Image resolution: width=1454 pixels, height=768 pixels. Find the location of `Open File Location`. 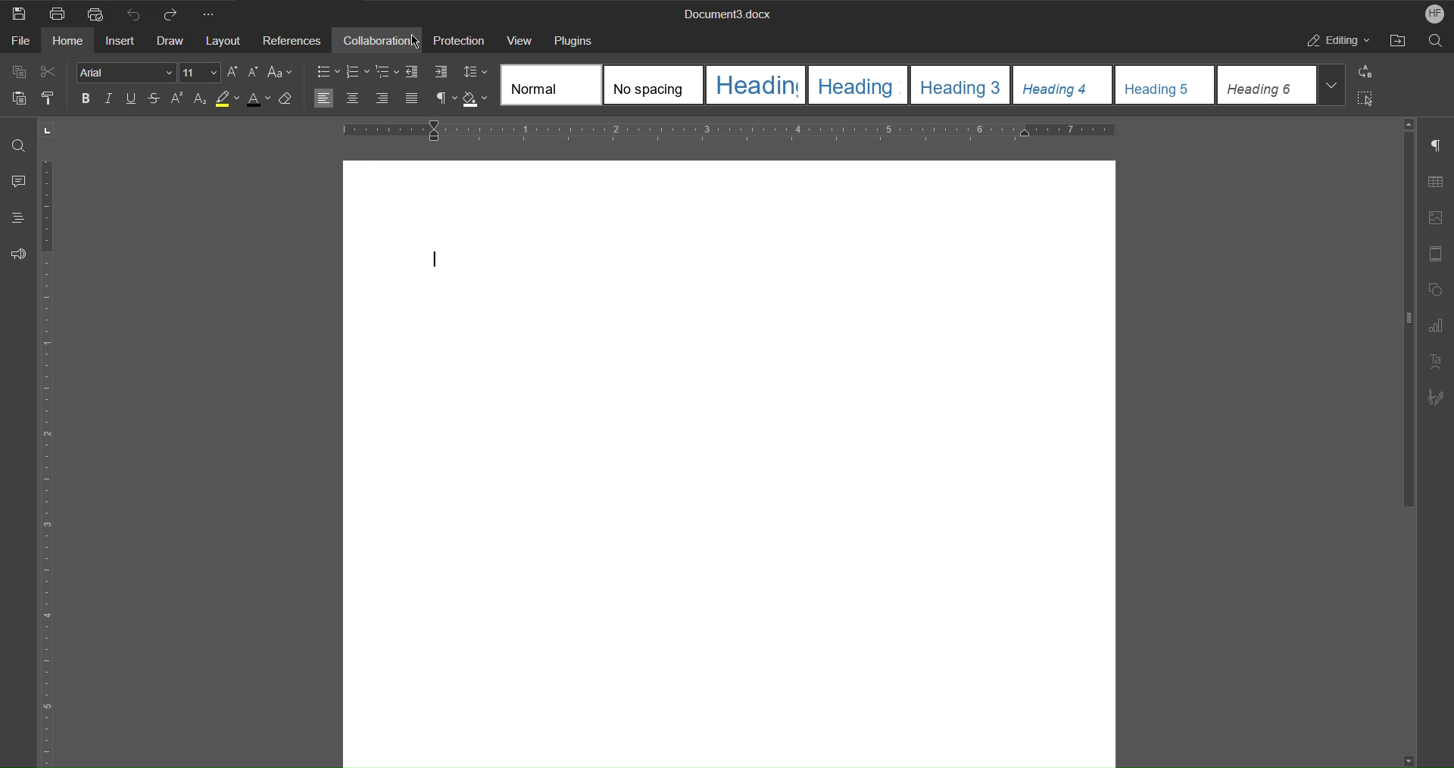

Open File Location is located at coordinates (1397, 41).